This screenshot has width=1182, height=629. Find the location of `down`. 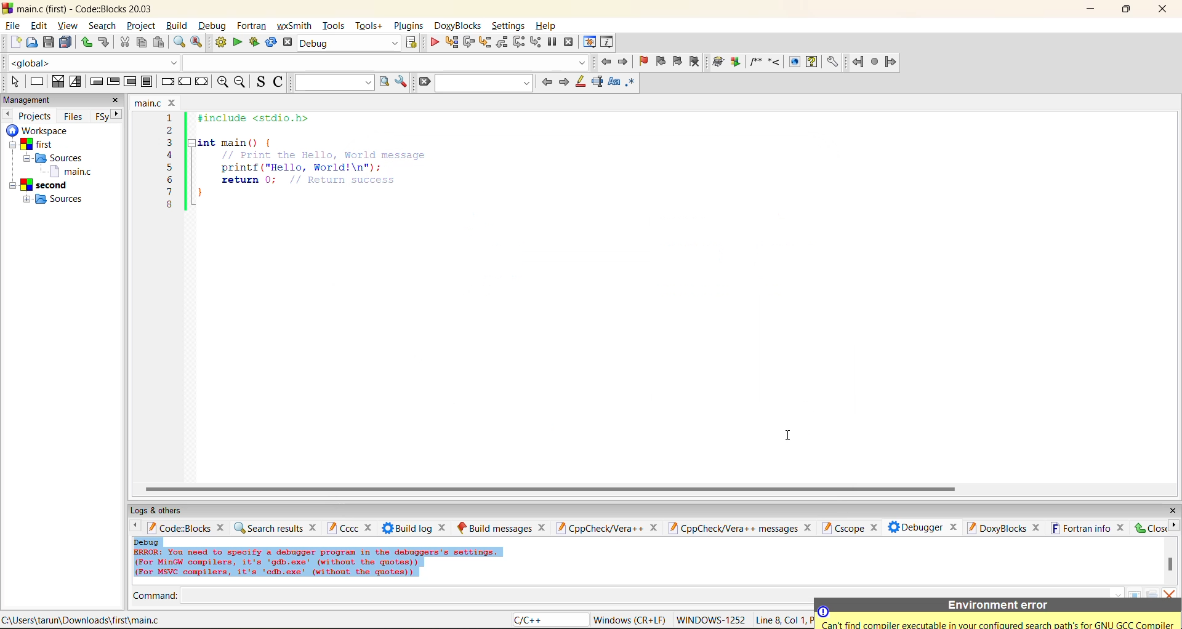

down is located at coordinates (1118, 593).